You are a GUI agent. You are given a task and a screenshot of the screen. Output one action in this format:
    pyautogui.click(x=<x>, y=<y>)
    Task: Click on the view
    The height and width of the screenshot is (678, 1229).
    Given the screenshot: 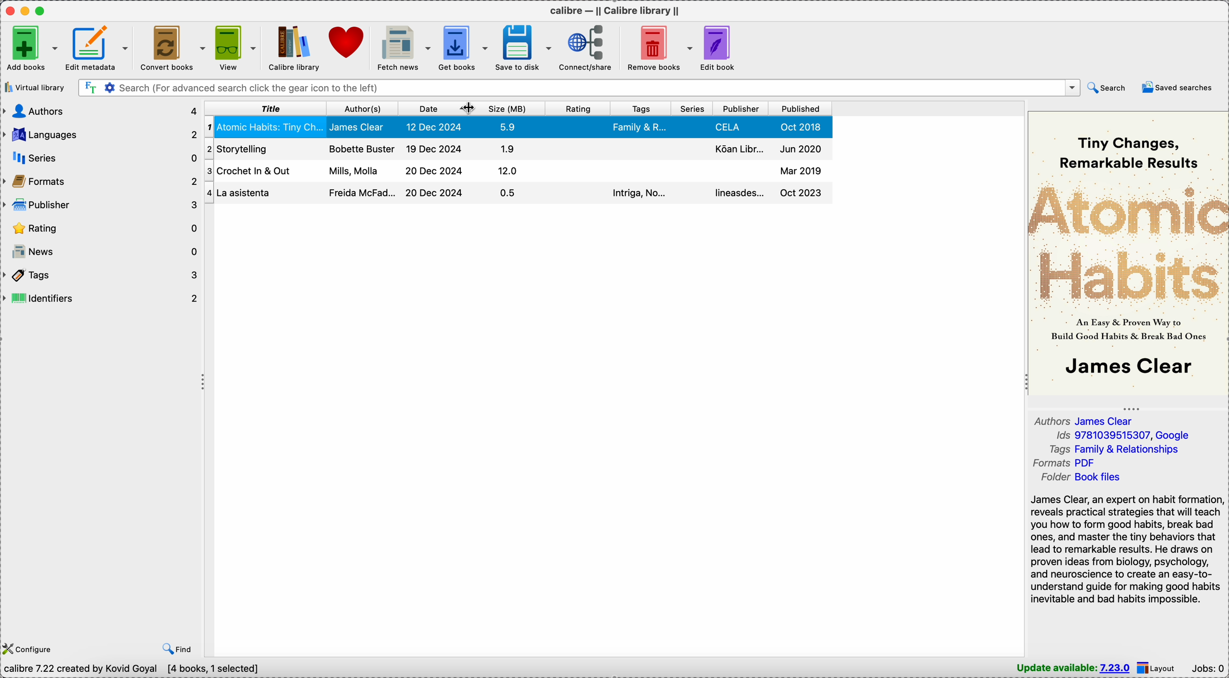 What is the action you would take?
    pyautogui.click(x=237, y=48)
    